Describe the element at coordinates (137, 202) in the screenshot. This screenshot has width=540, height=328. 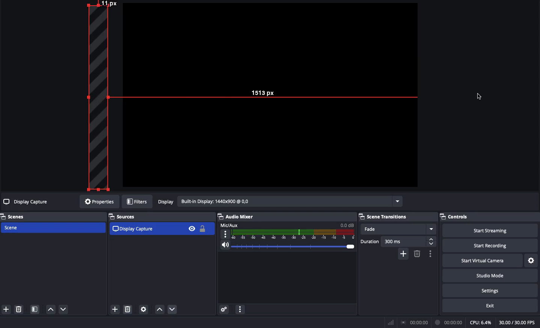
I see `Filters` at that location.